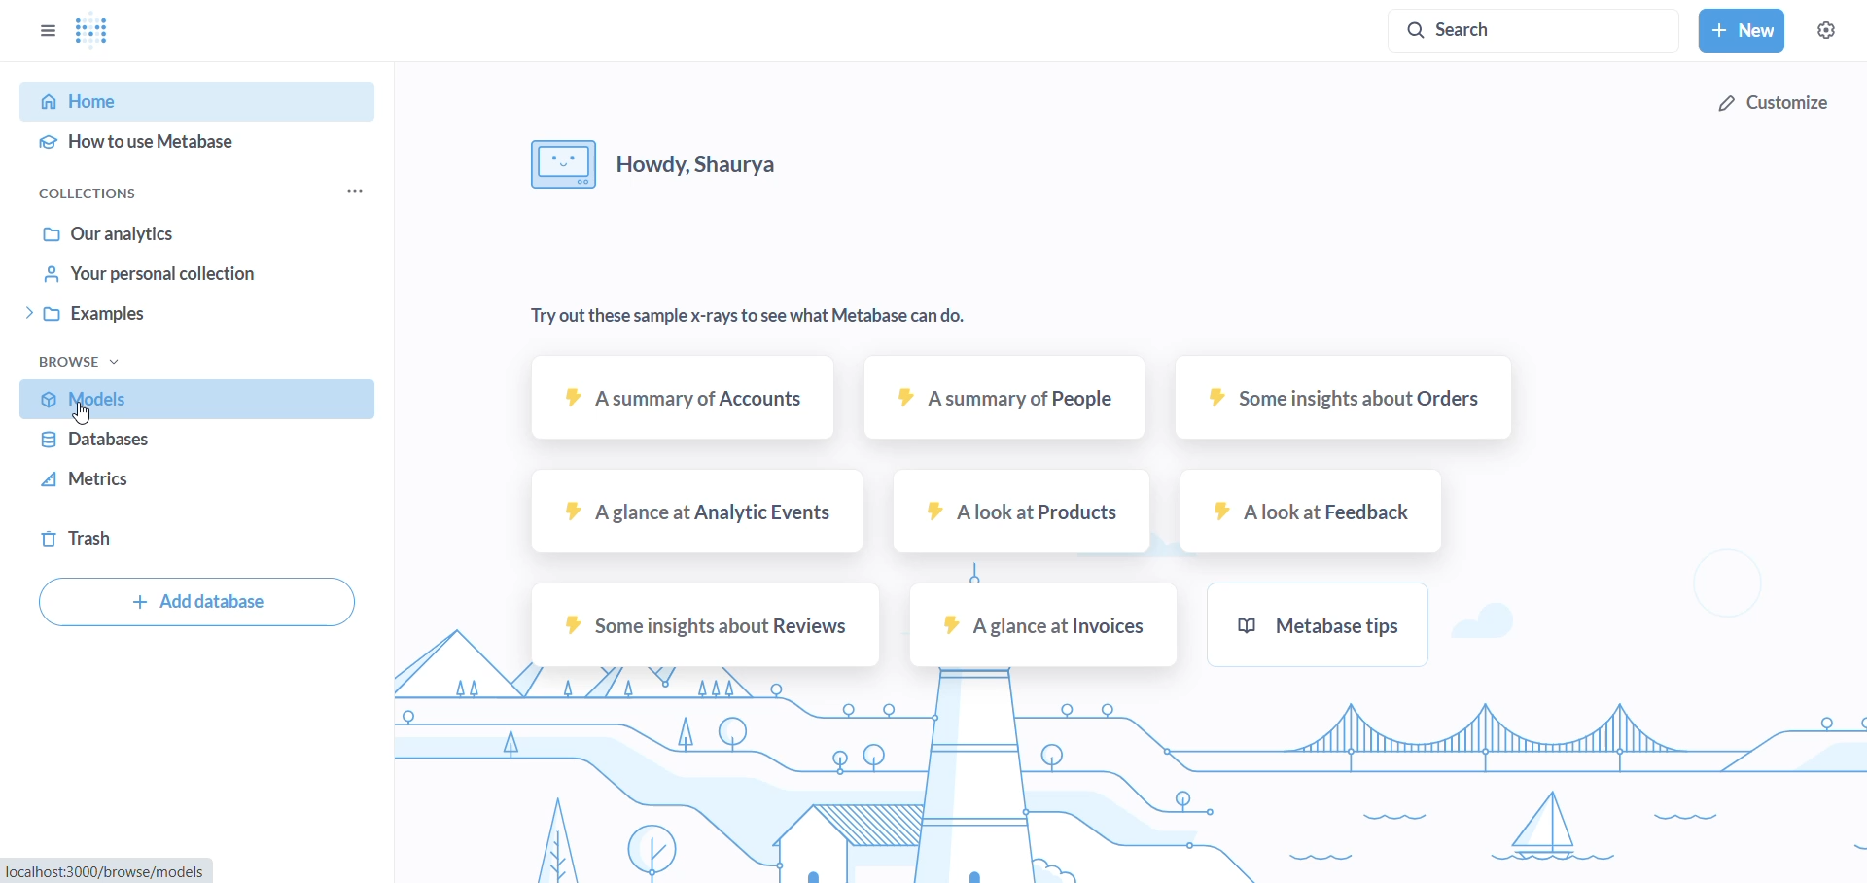  Describe the element at coordinates (1022, 514) in the screenshot. I see `A look at products` at that location.